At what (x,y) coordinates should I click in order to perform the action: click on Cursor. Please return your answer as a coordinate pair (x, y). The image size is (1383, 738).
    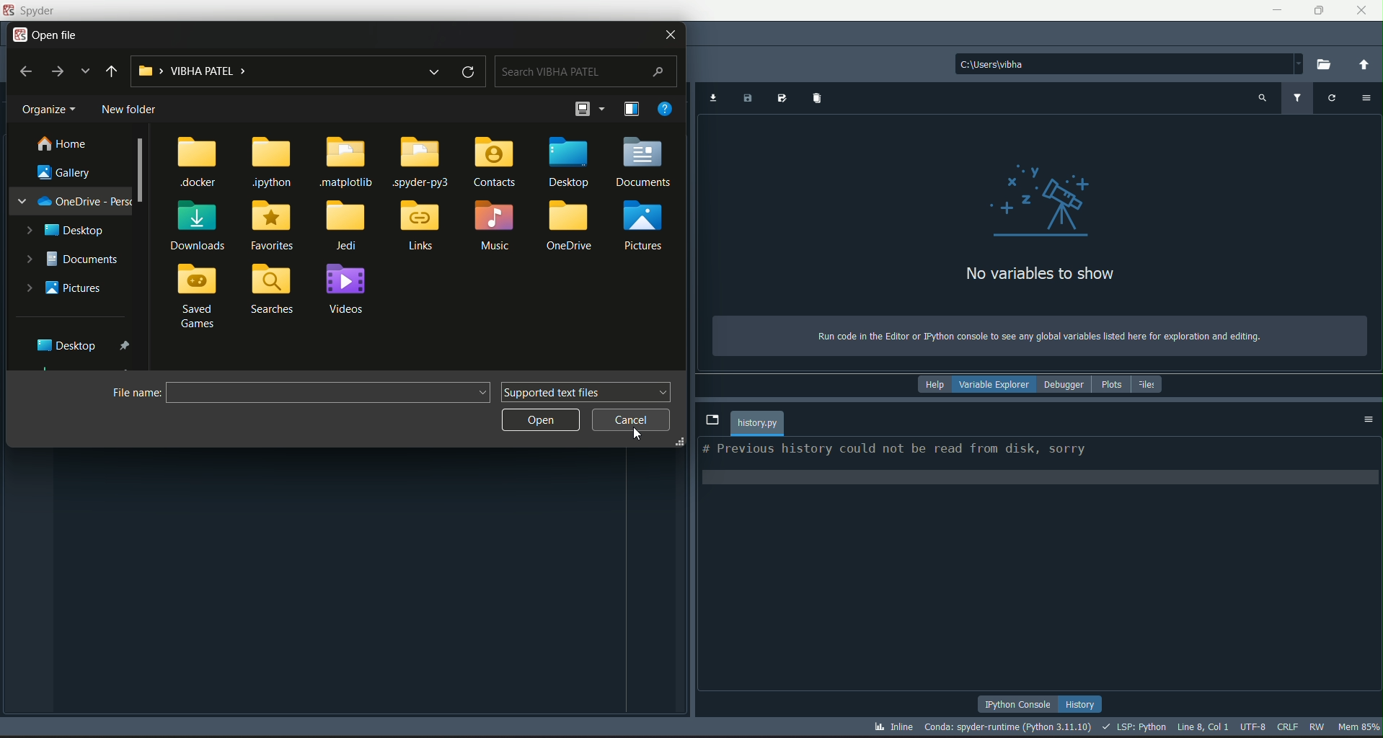
    Looking at the image, I should click on (640, 433).